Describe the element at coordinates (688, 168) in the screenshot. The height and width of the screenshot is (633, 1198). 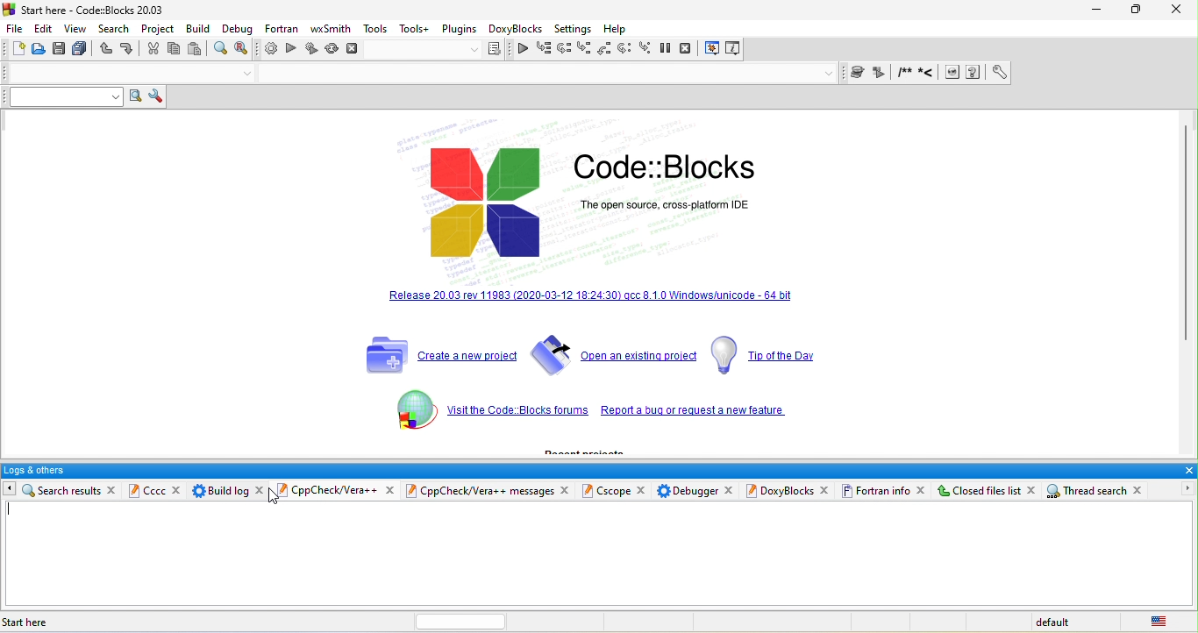
I see `code blocks ` at that location.